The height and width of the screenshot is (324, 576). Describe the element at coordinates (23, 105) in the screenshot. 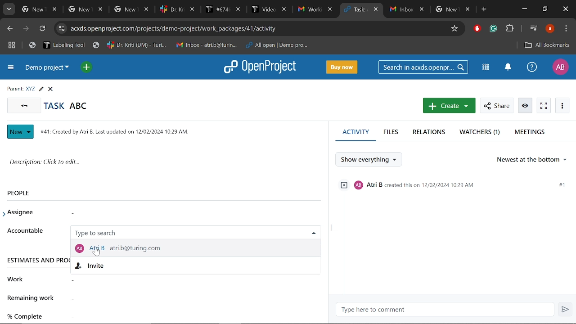

I see `Go back` at that location.